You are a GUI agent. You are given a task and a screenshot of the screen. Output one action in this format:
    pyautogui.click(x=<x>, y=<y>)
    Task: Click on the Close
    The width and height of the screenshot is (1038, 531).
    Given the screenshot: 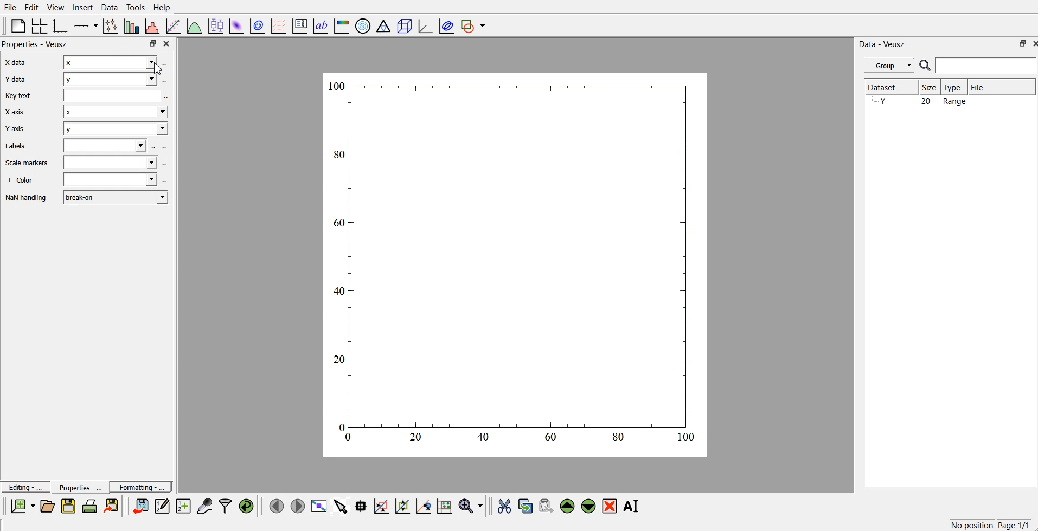 What is the action you would take?
    pyautogui.click(x=1031, y=43)
    